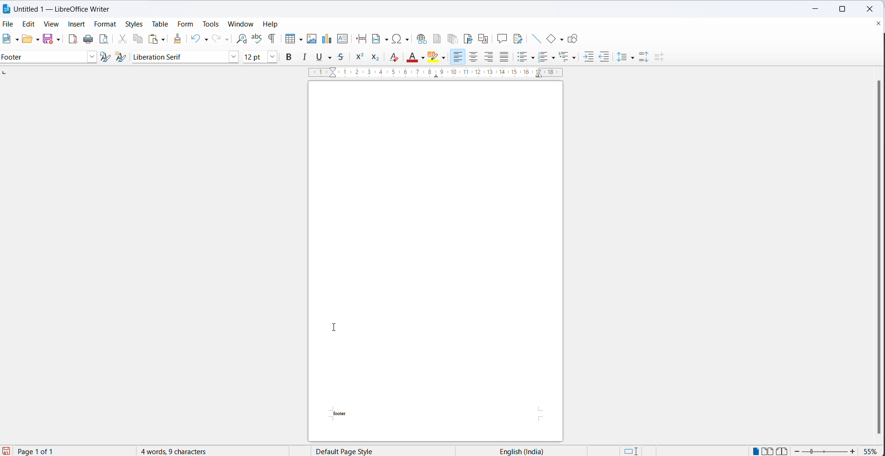 This screenshot has width=885, height=456. Describe the element at coordinates (422, 57) in the screenshot. I see `font color options` at that location.